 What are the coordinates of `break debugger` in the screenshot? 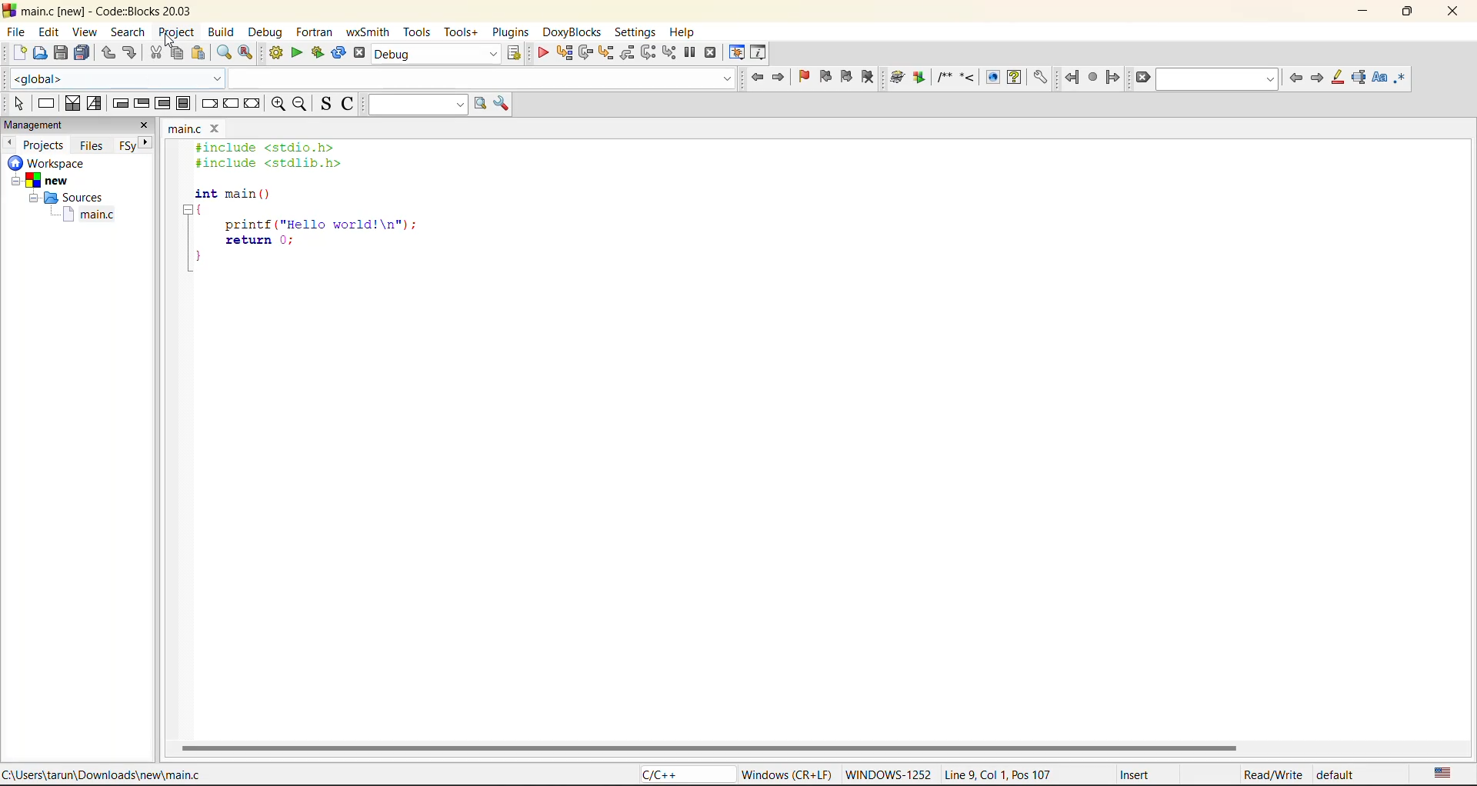 It's located at (691, 53).